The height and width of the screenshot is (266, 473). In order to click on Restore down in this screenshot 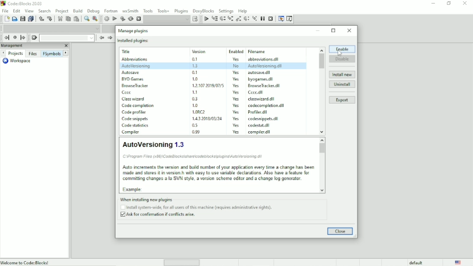, I will do `click(449, 3)`.